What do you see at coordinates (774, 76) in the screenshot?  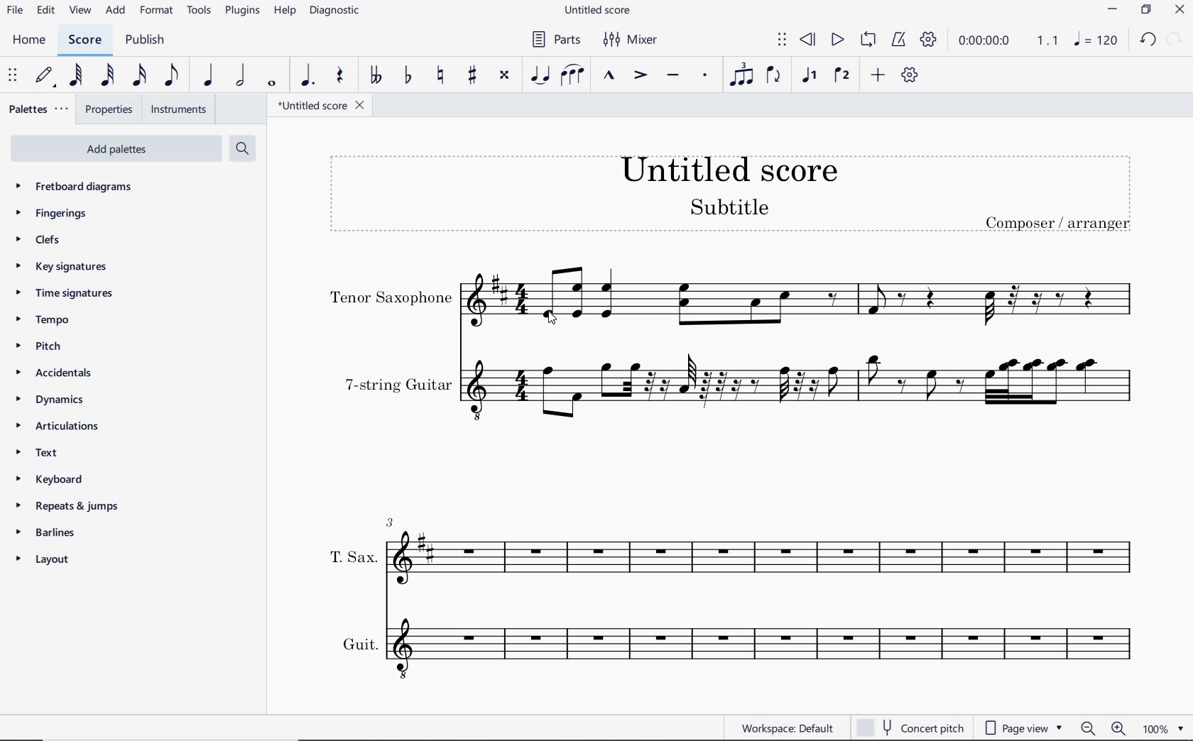 I see `FLIP DIRECTION` at bounding box center [774, 76].